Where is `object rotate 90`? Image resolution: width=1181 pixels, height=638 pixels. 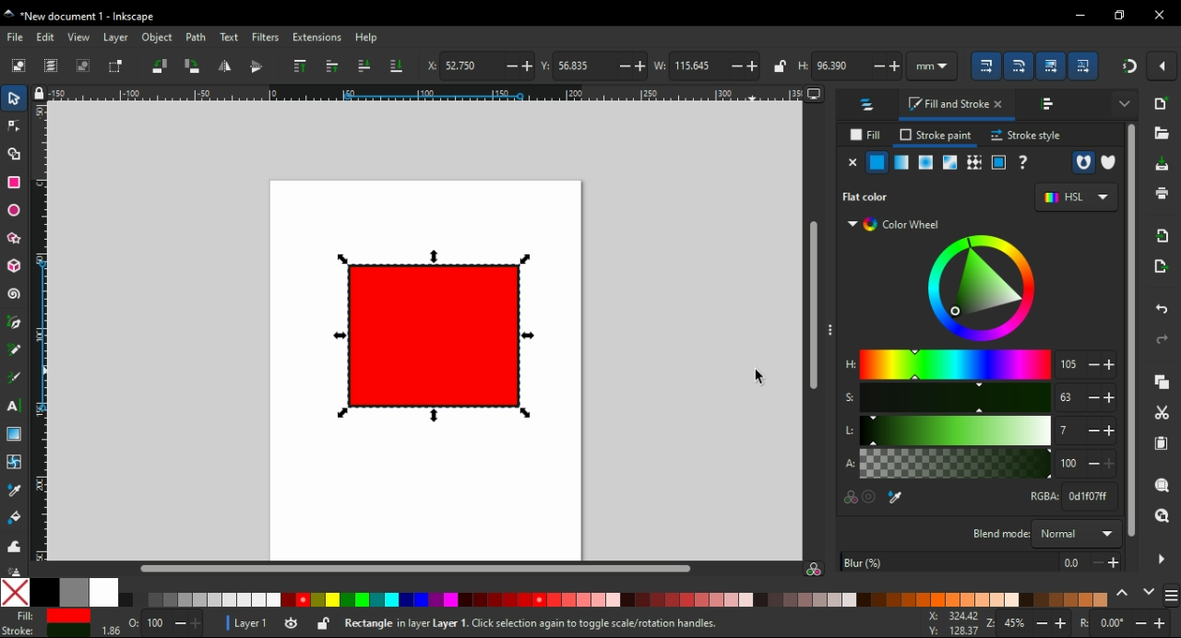 object rotate 90 is located at coordinates (192, 66).